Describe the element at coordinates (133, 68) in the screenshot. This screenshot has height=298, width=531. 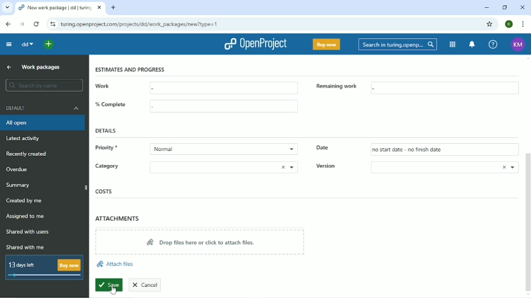
I see `estimates and progress` at that location.